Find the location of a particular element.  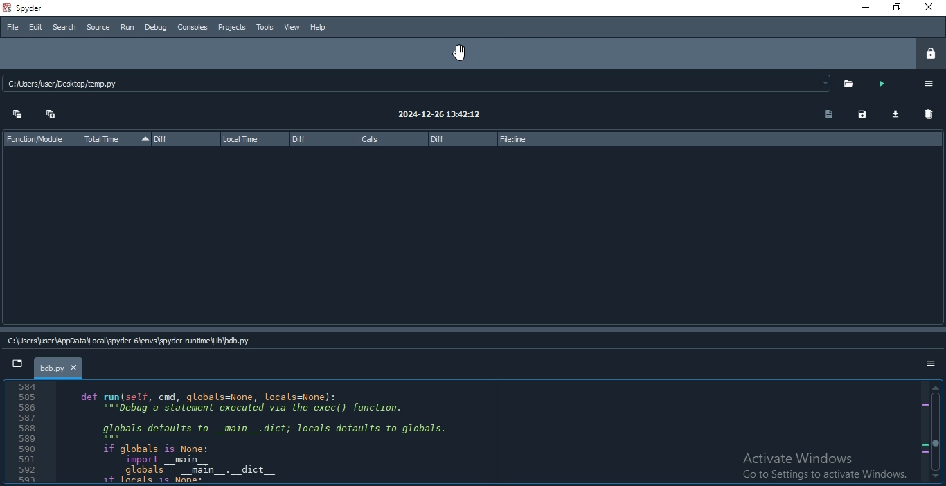

Debug is located at coordinates (155, 26).